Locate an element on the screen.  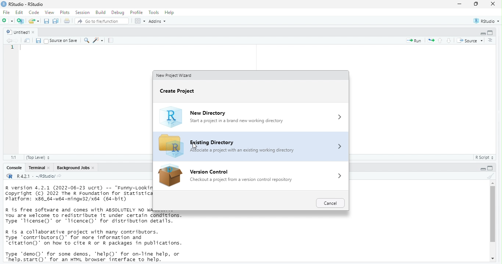
source the contents of the active document is located at coordinates (471, 41).